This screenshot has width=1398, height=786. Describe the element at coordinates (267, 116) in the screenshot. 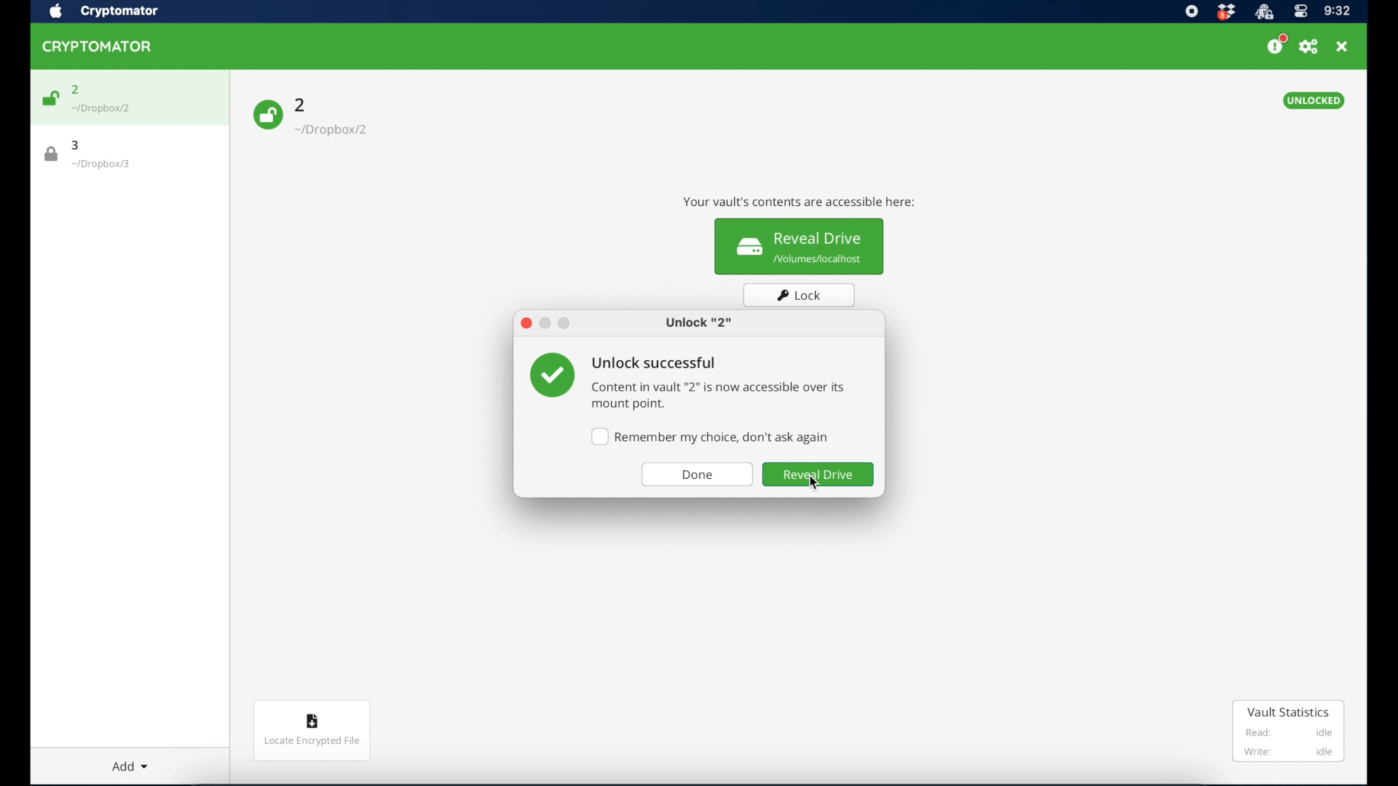

I see `unlock icon` at that location.